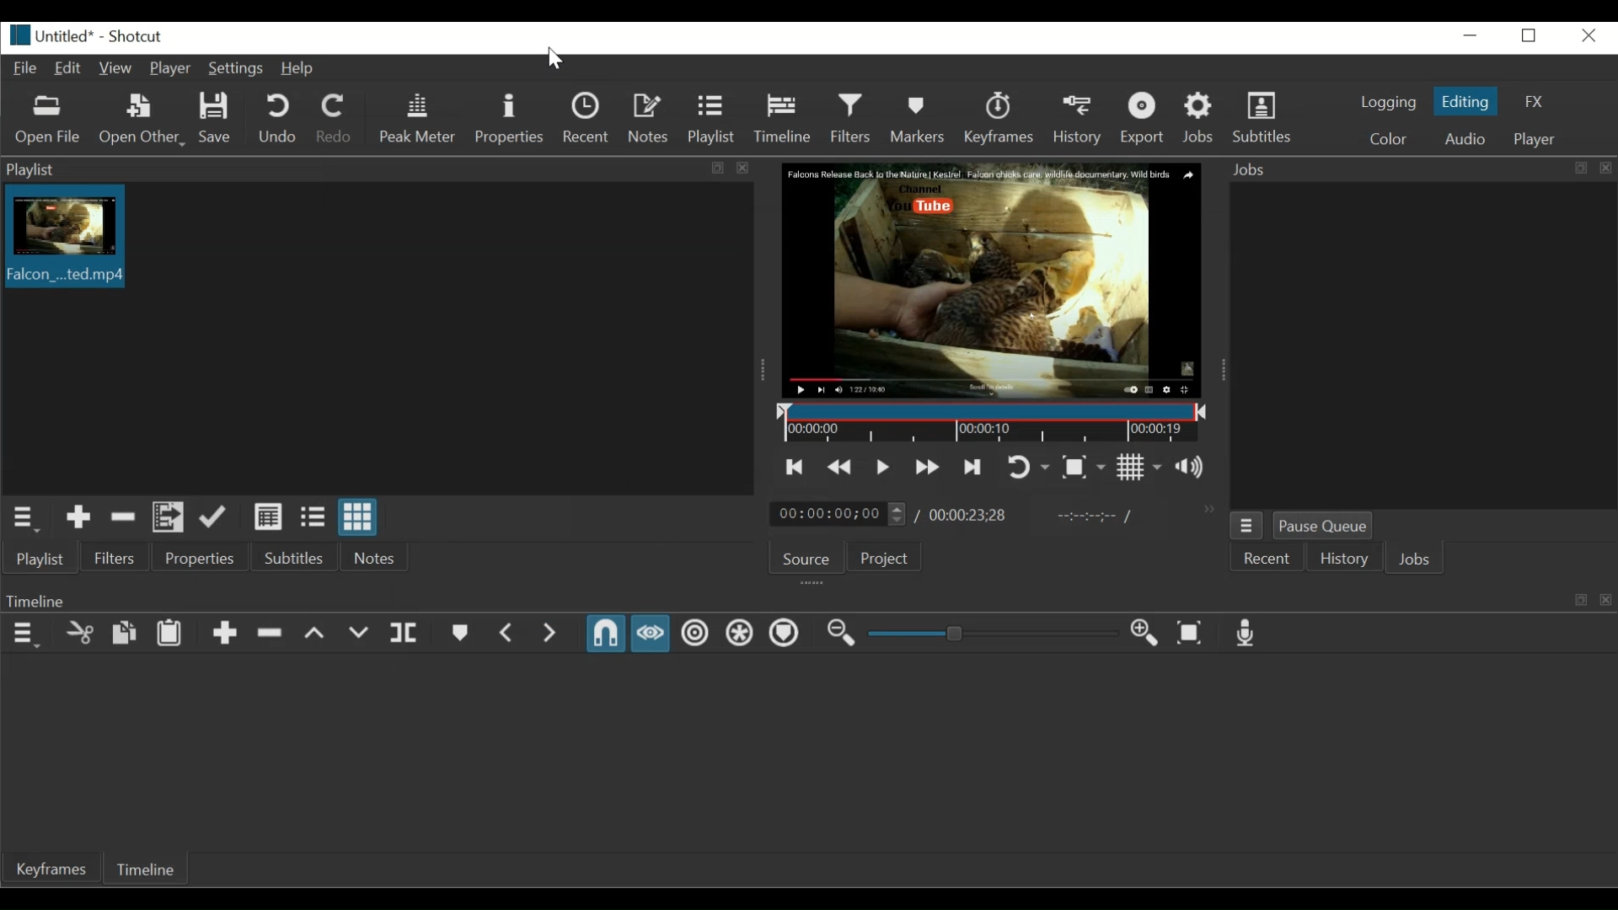 The width and height of the screenshot is (1618, 910). I want to click on View as files, so click(310, 517).